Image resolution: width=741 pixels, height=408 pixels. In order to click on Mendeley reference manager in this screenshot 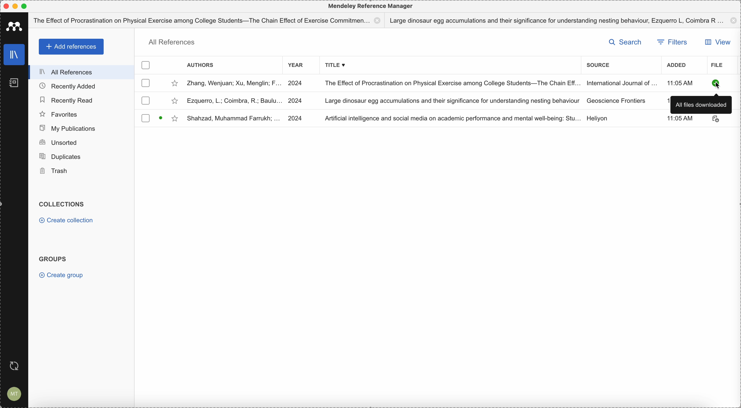, I will do `click(370, 6)`.